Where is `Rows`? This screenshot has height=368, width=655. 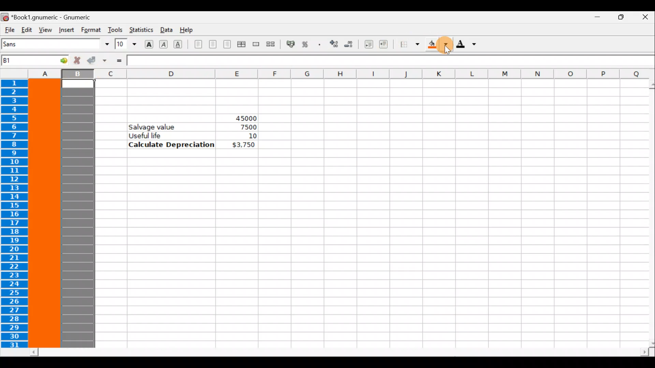
Rows is located at coordinates (16, 214).